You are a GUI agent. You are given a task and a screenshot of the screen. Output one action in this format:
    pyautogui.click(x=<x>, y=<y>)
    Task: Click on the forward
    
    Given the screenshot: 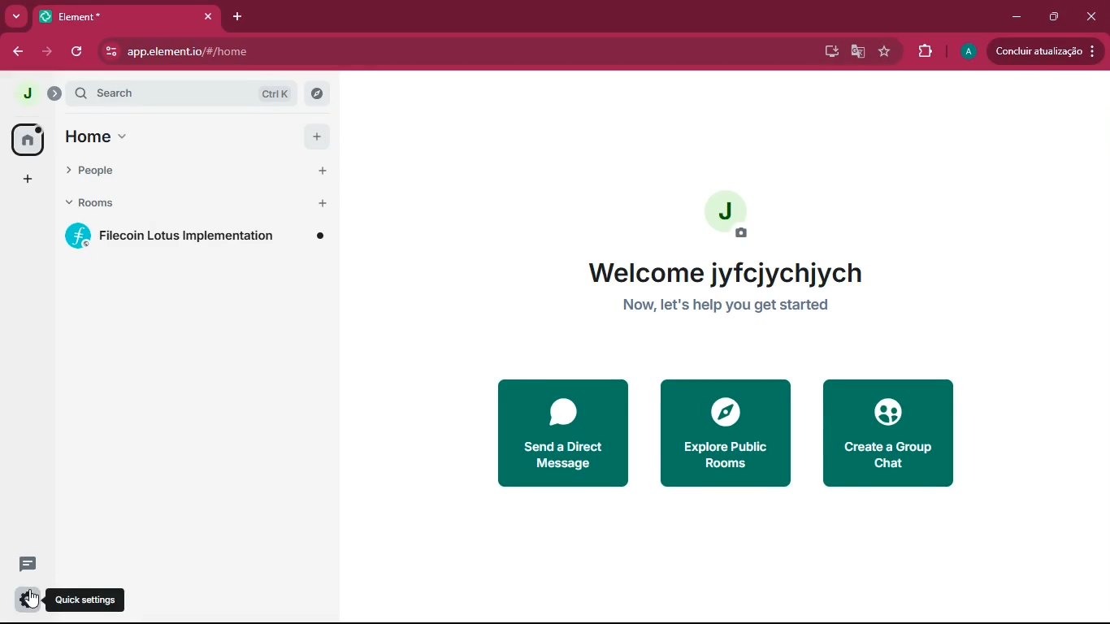 What is the action you would take?
    pyautogui.click(x=47, y=53)
    